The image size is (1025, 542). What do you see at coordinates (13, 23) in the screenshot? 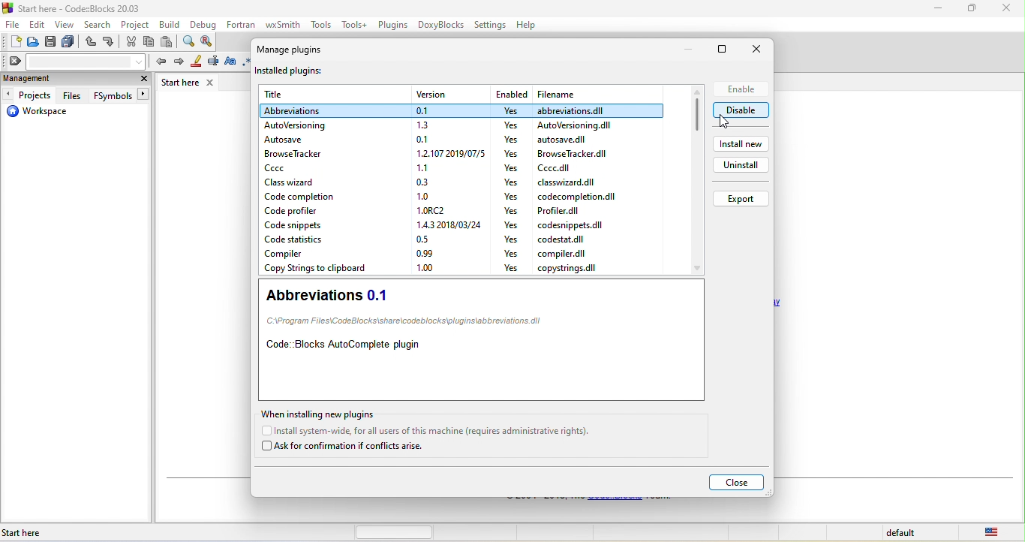
I see `file` at bounding box center [13, 23].